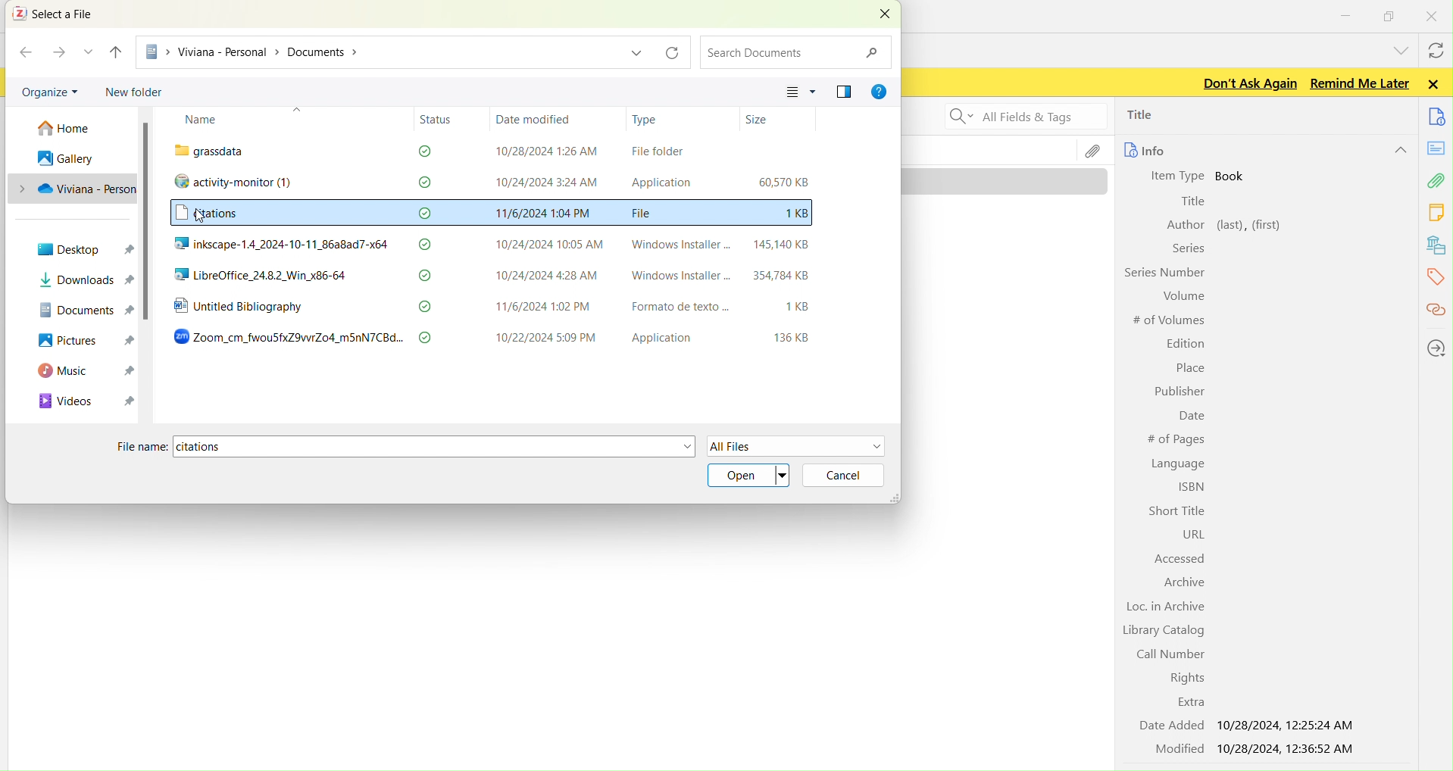 This screenshot has height=771, width=1453. What do you see at coordinates (72, 369) in the screenshot?
I see `MUSIC` at bounding box center [72, 369].